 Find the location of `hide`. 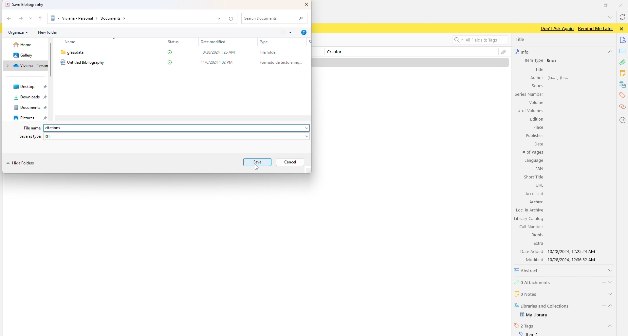

hide is located at coordinates (610, 52).